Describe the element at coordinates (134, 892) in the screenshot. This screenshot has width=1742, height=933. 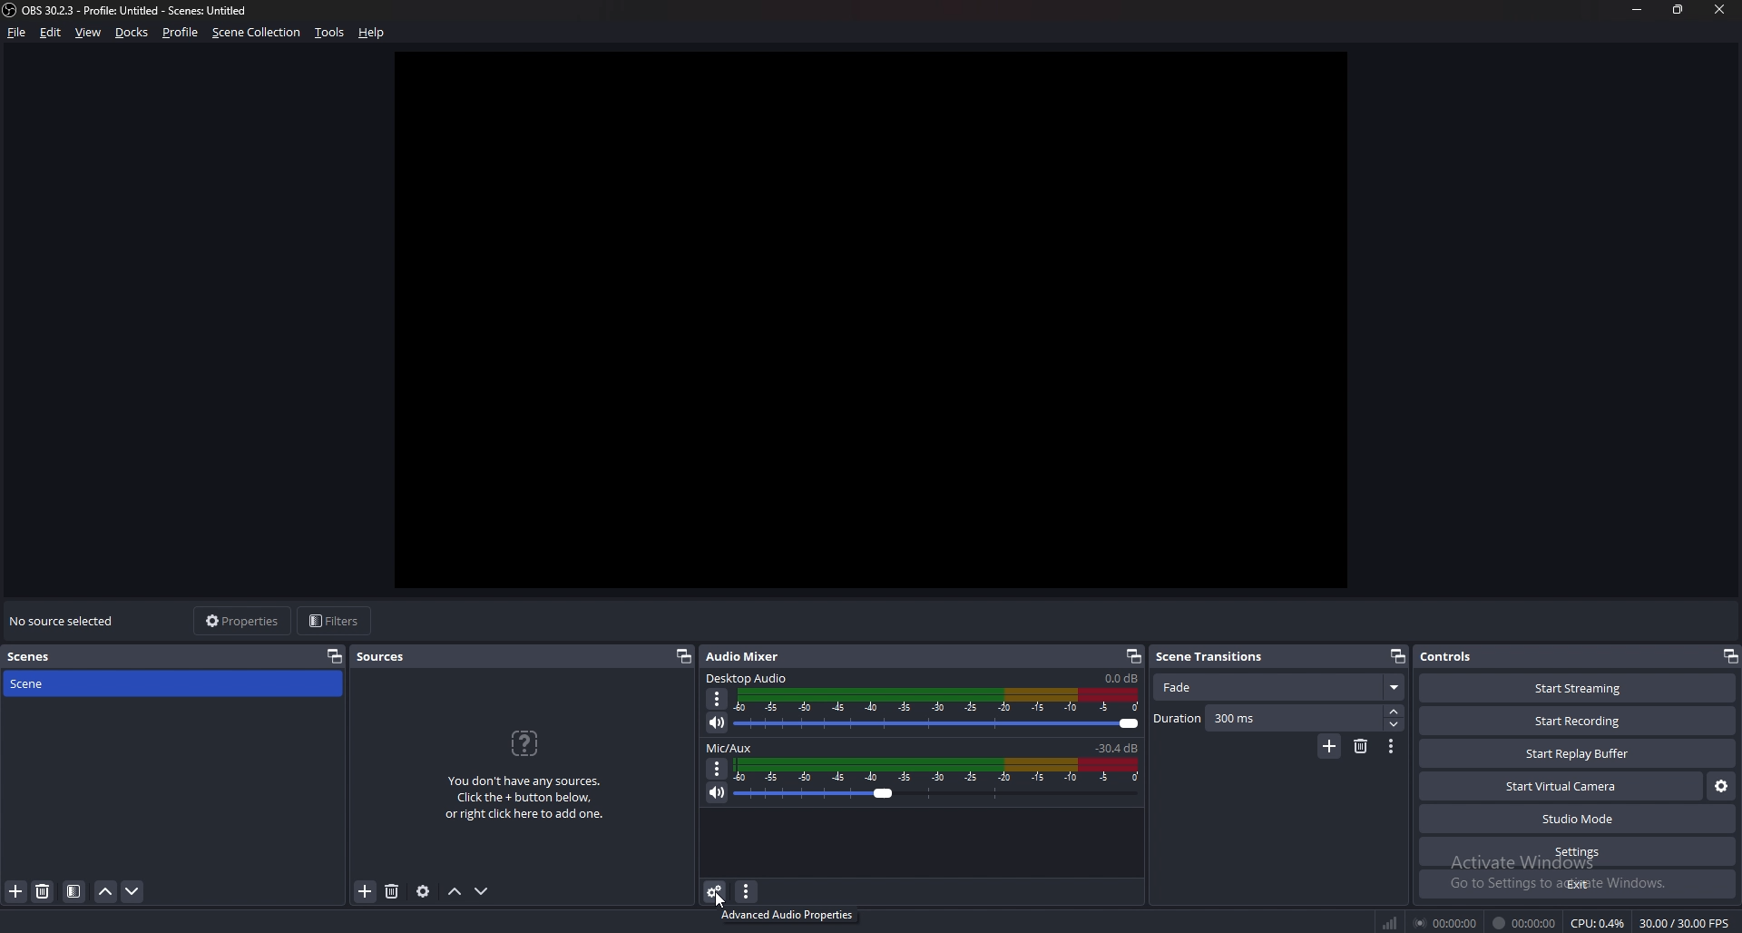
I see `move scene down` at that location.